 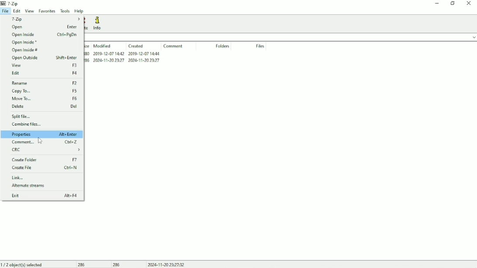 What do you see at coordinates (469, 3) in the screenshot?
I see `Close` at bounding box center [469, 3].